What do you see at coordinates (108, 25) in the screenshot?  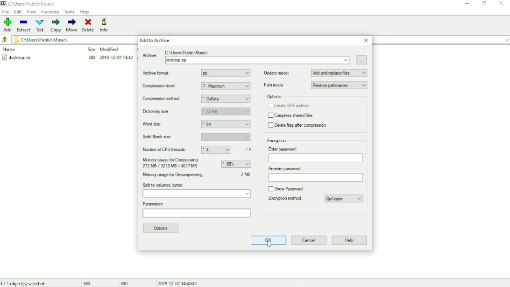 I see `Info` at bounding box center [108, 25].